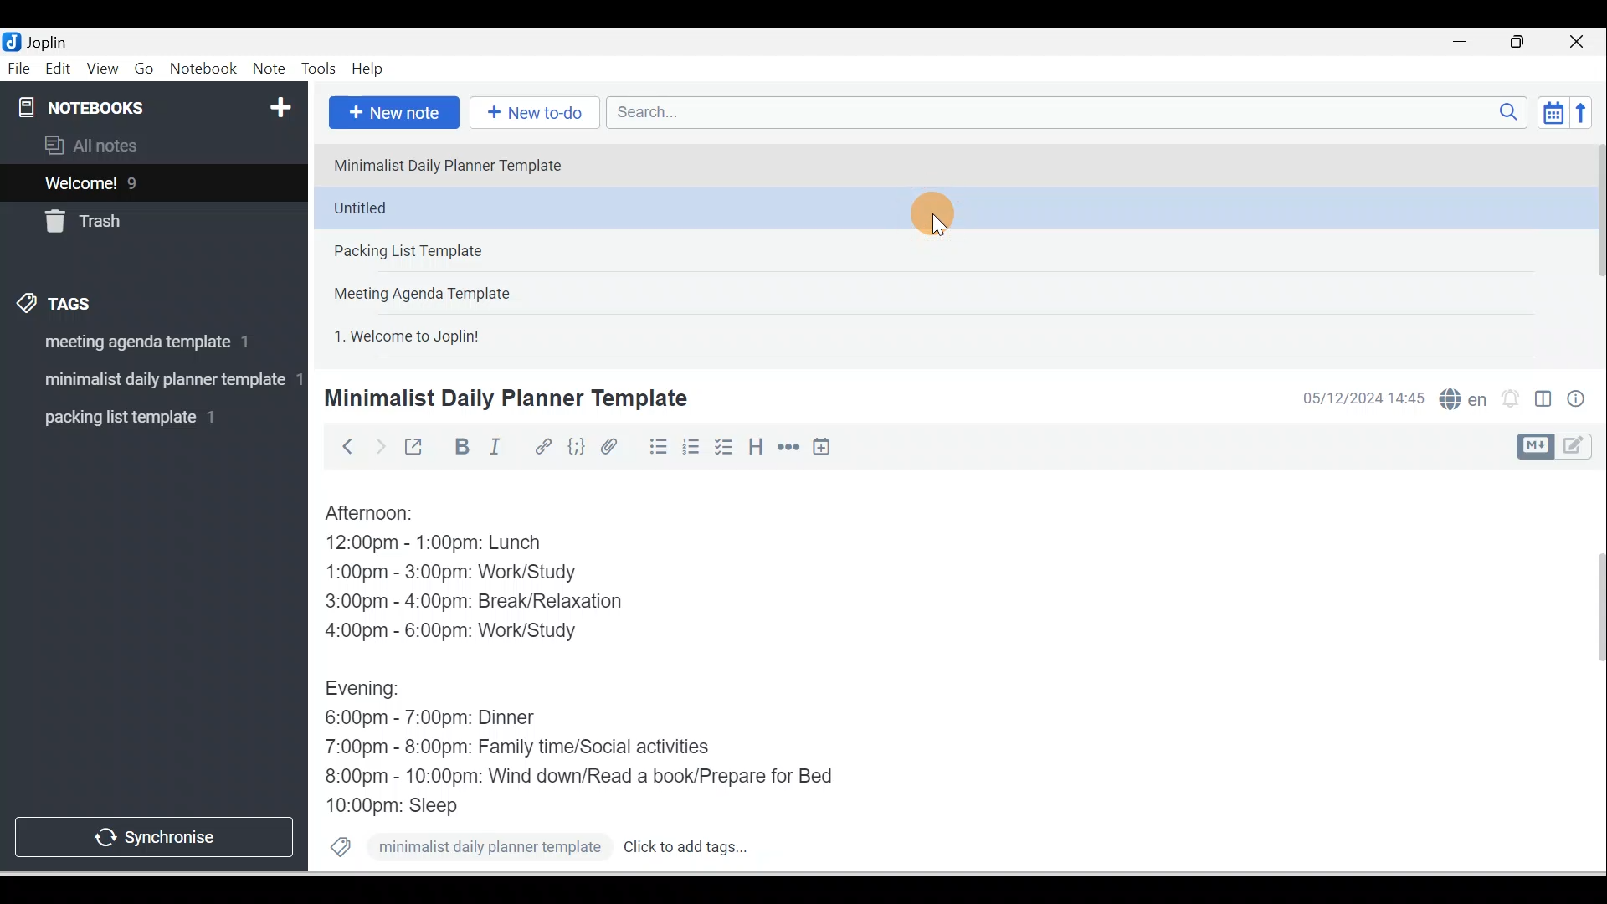 This screenshot has height=904, width=1607. Describe the element at coordinates (821, 448) in the screenshot. I see `Insert time` at that location.